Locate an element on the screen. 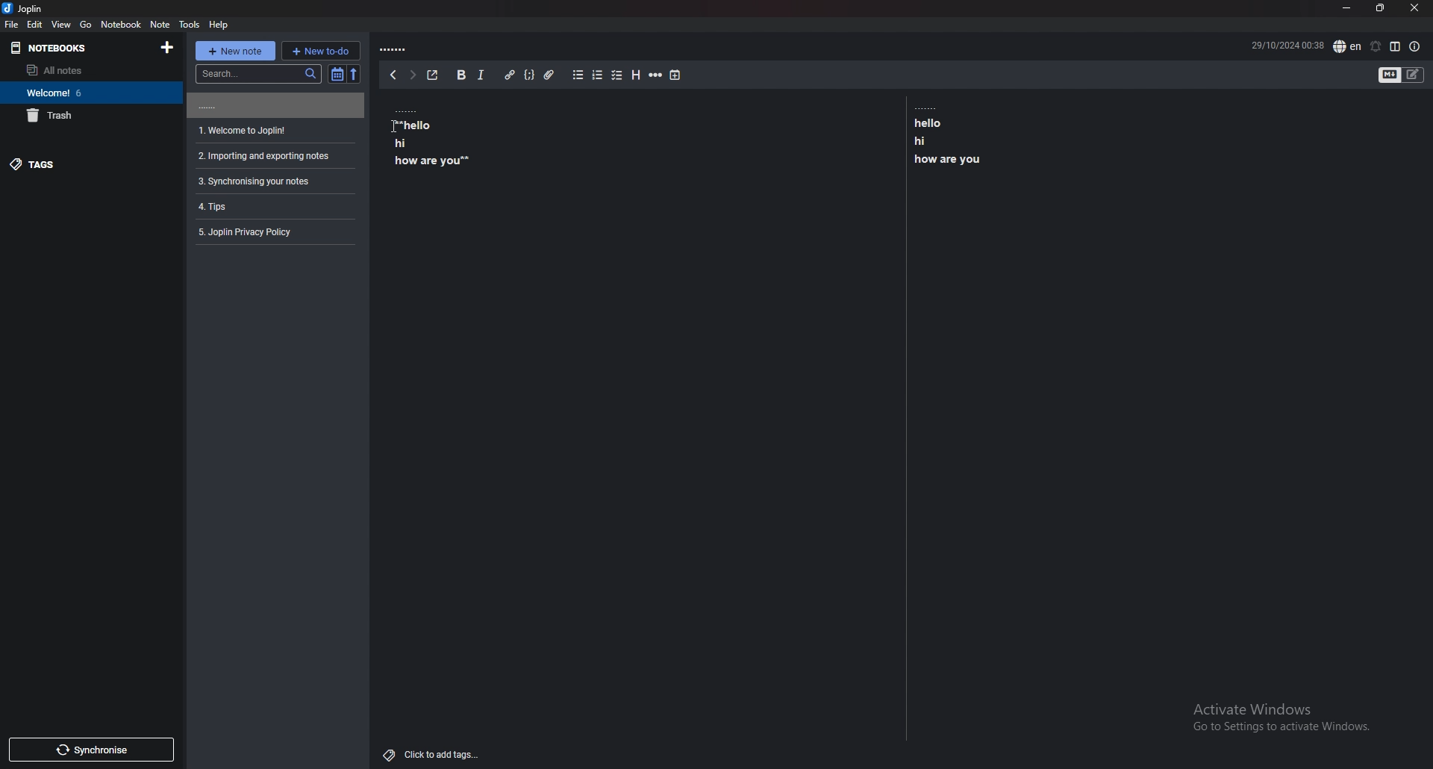  trash is located at coordinates (91, 116).